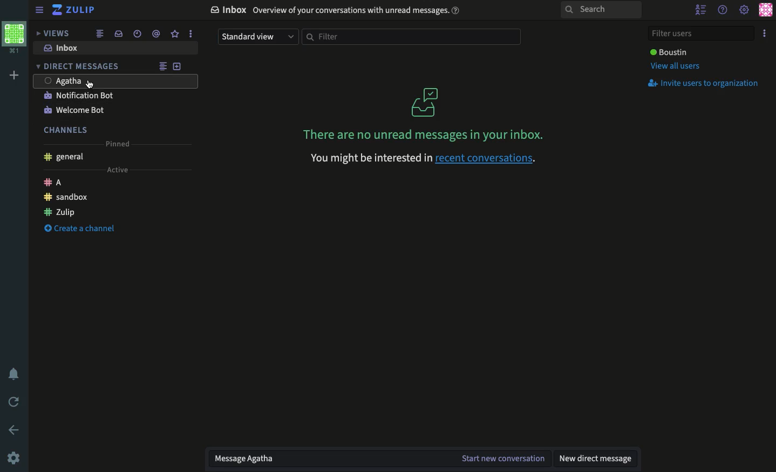 This screenshot has height=472, width=776. What do you see at coordinates (117, 171) in the screenshot?
I see `Active` at bounding box center [117, 171].